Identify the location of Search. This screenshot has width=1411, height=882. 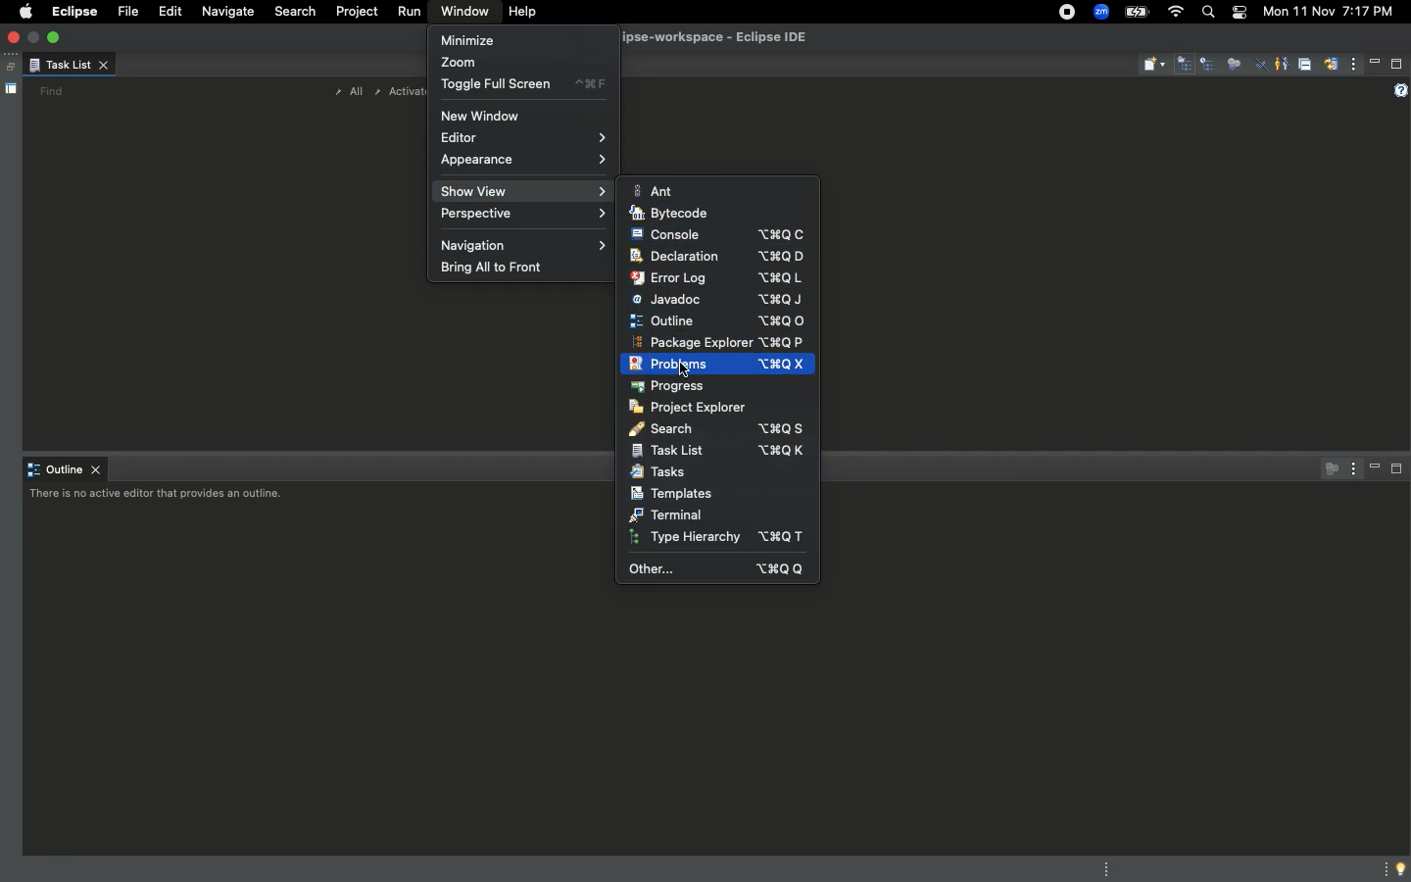
(715, 429).